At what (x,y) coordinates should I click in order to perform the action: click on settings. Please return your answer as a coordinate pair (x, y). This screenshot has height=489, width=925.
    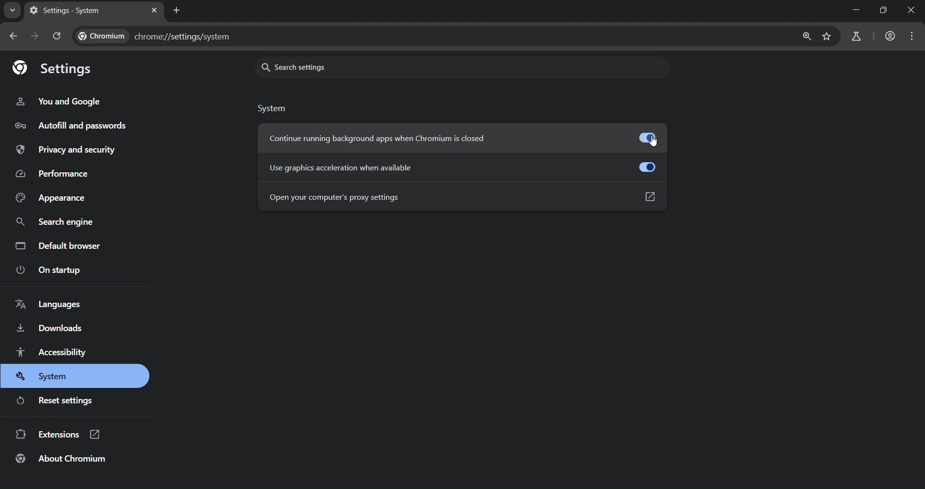
    Looking at the image, I should click on (56, 68).